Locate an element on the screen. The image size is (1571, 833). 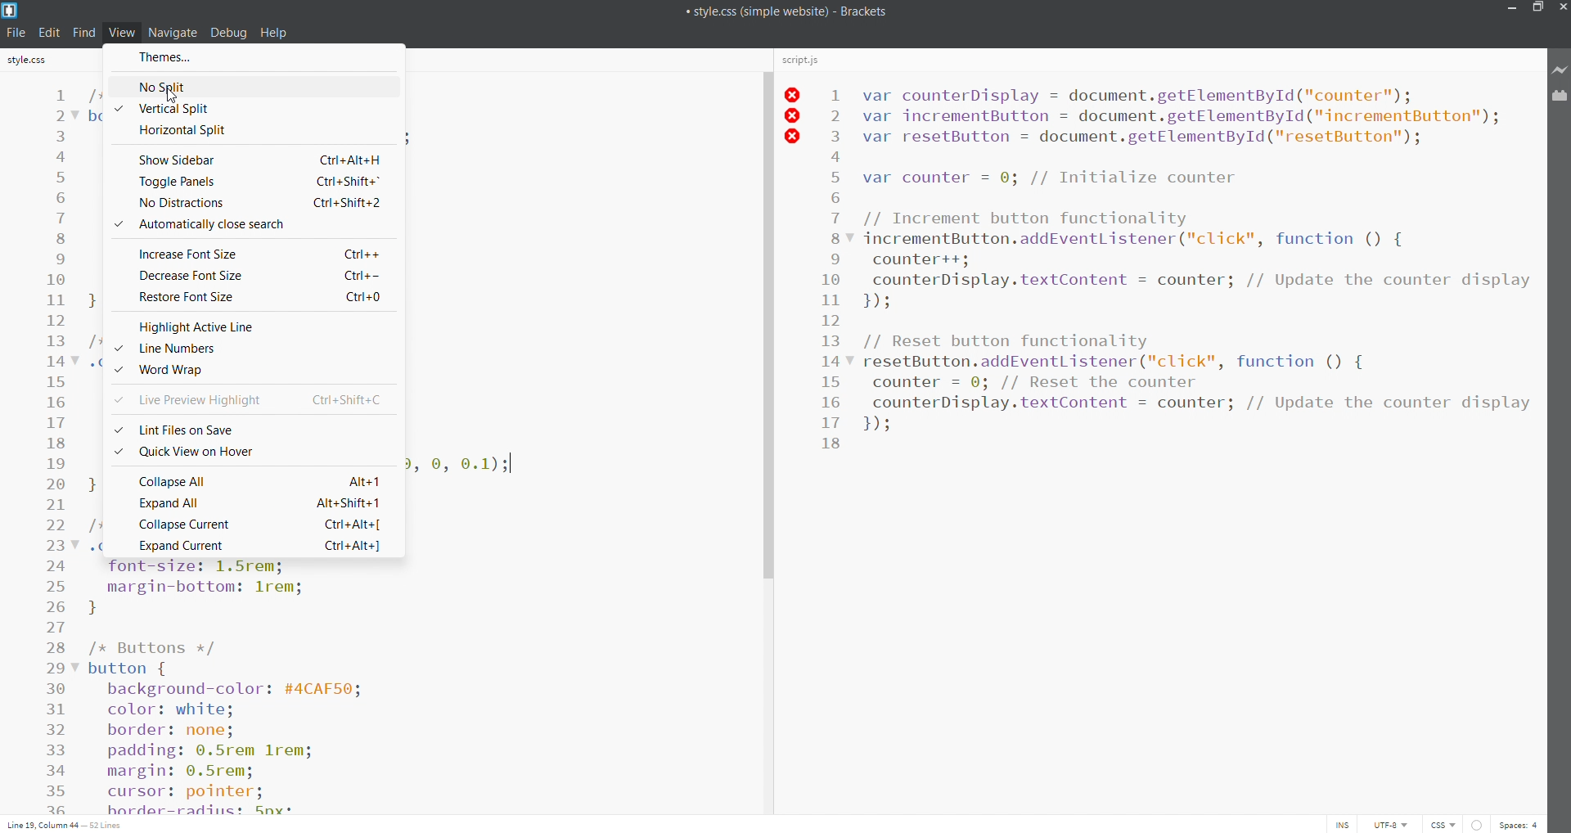
script.js window title bar is located at coordinates (1156, 62).